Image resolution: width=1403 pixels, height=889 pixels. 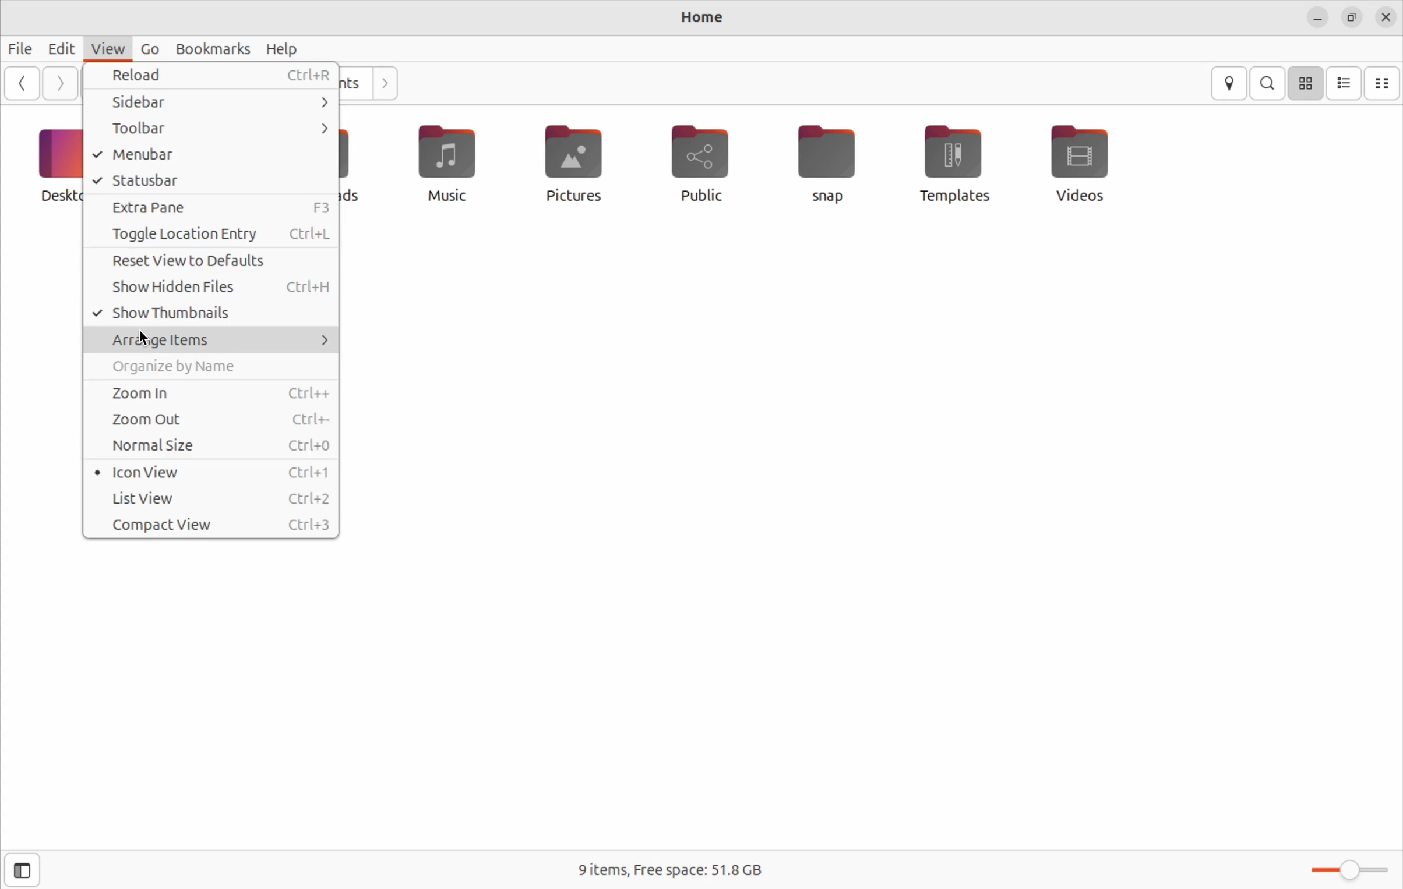 I want to click on search, so click(x=1267, y=83).